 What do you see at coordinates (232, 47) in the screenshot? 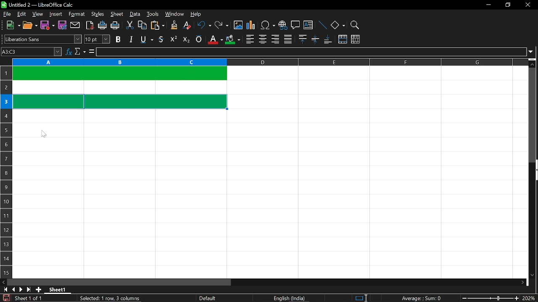
I see `Cursor` at bounding box center [232, 47].